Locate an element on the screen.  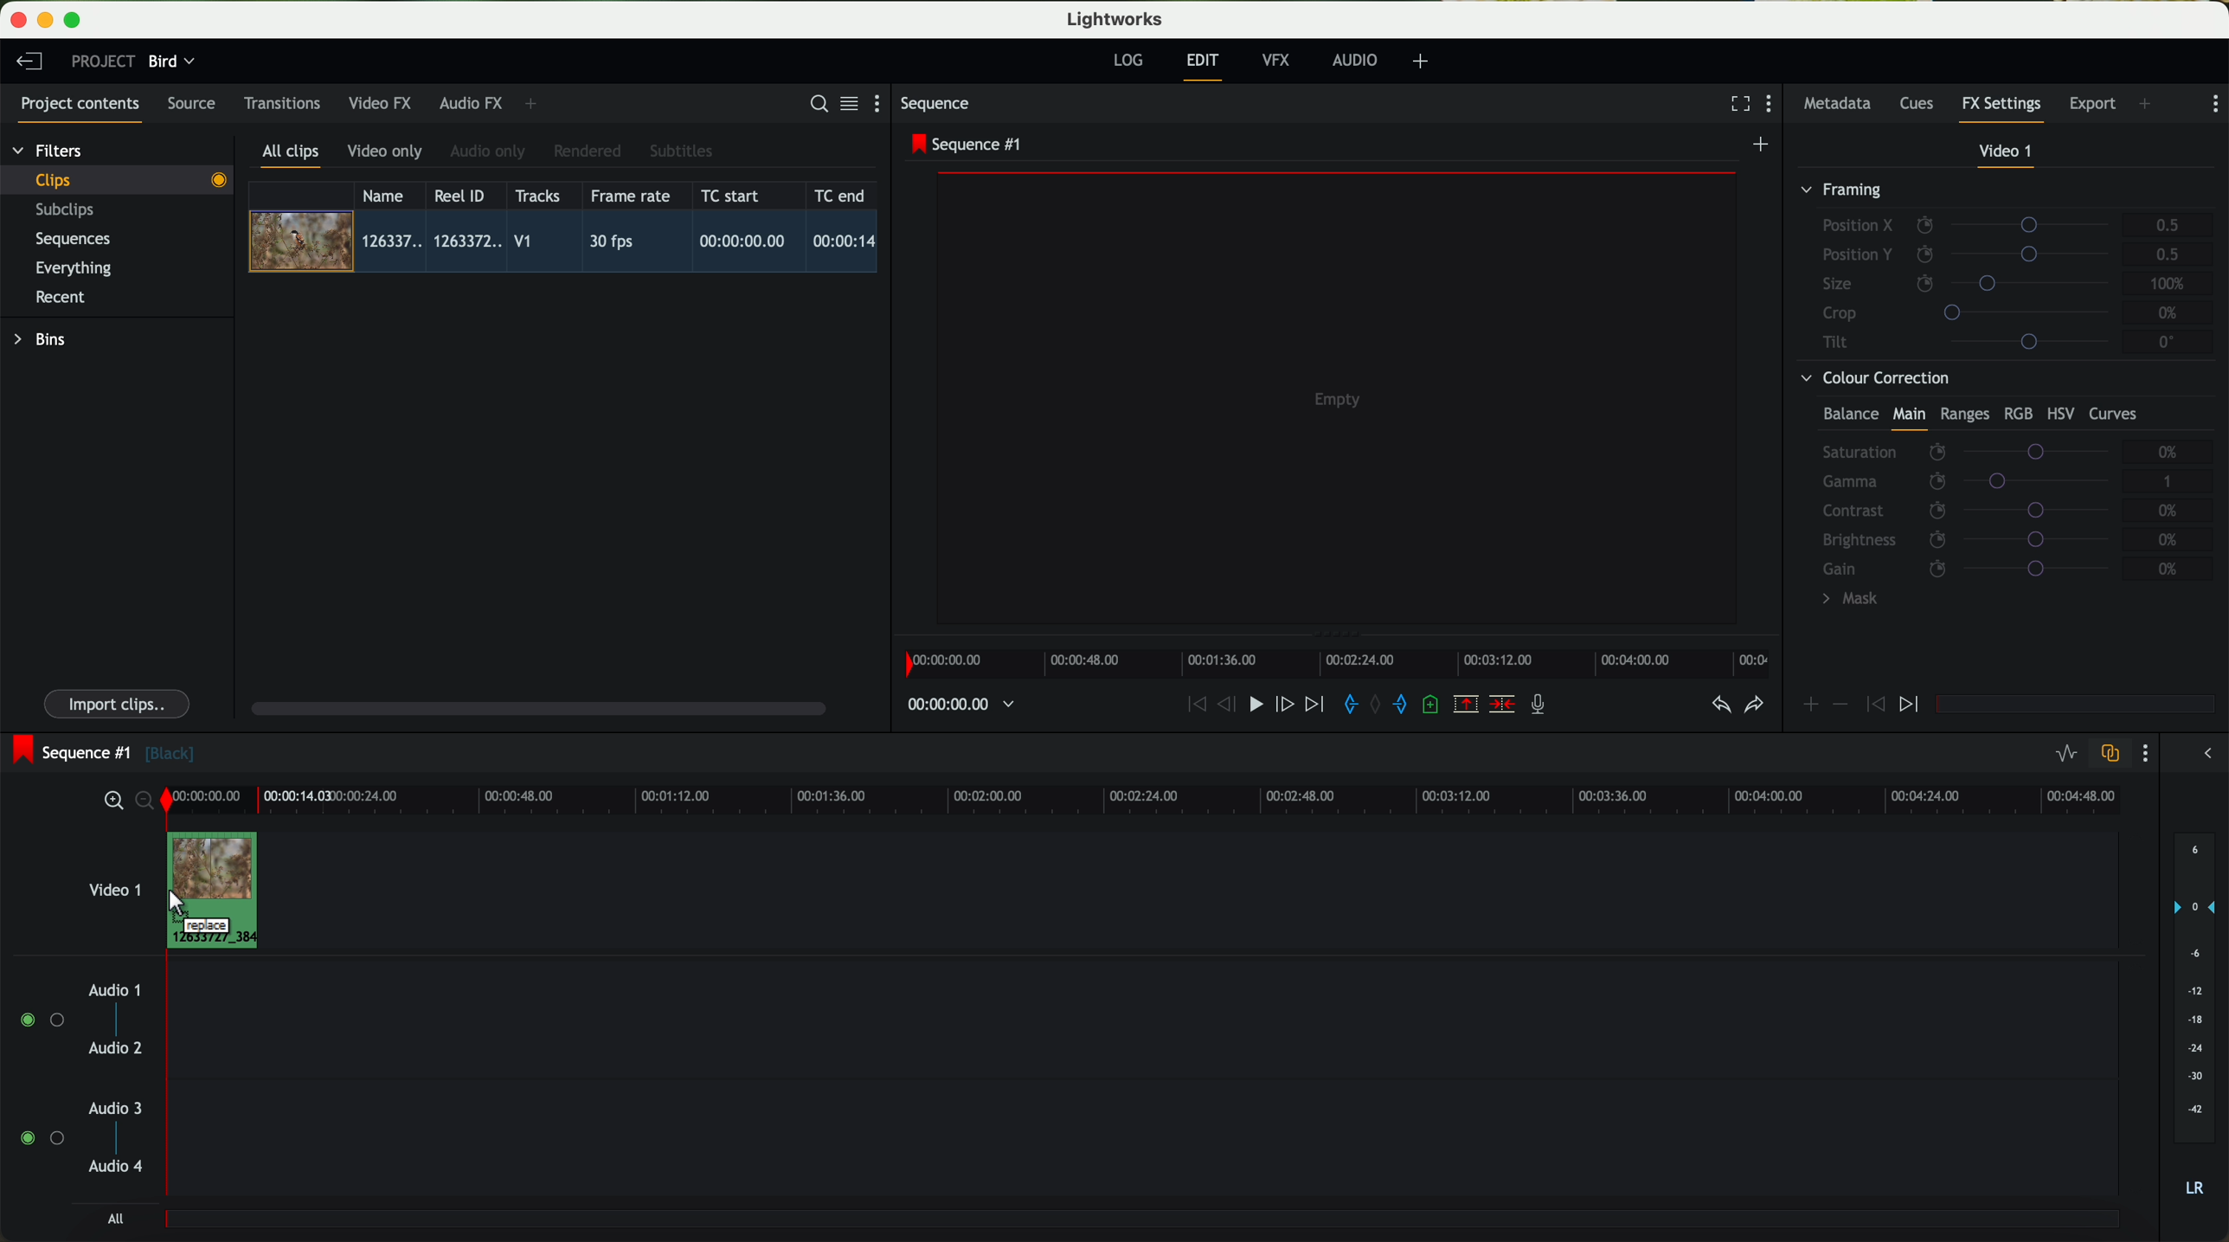
undo is located at coordinates (1719, 705).